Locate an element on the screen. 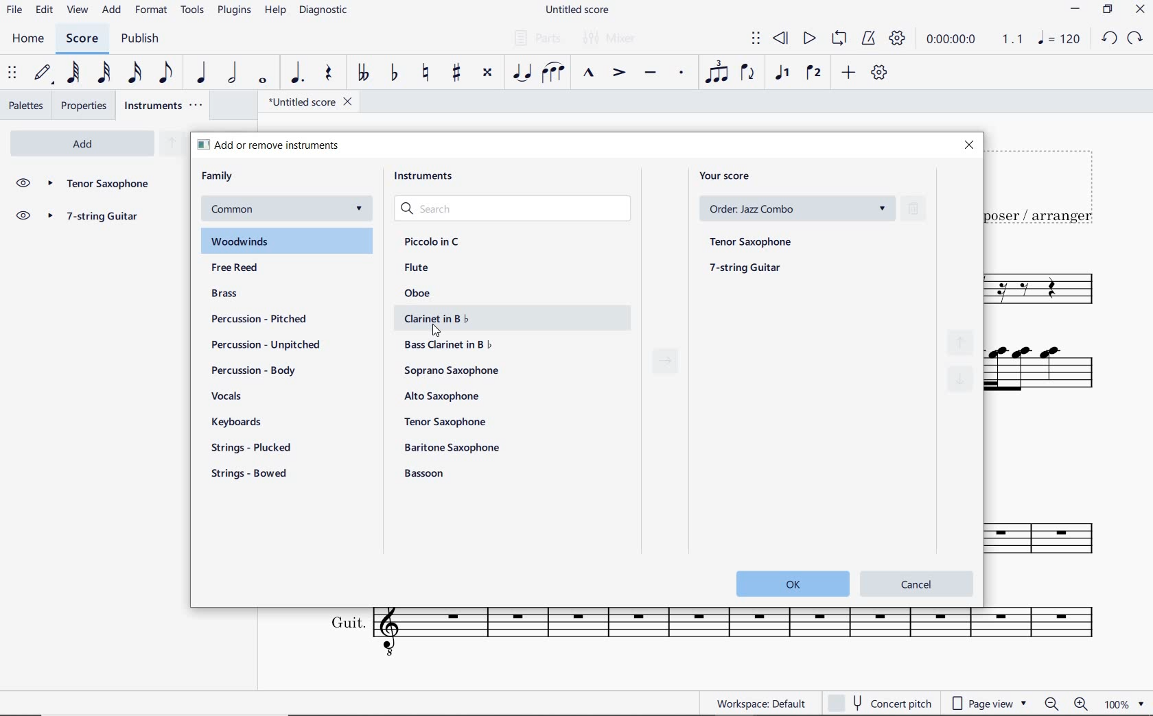 The height and width of the screenshot is (716, 1153). percussion - unpitched is located at coordinates (267, 345).